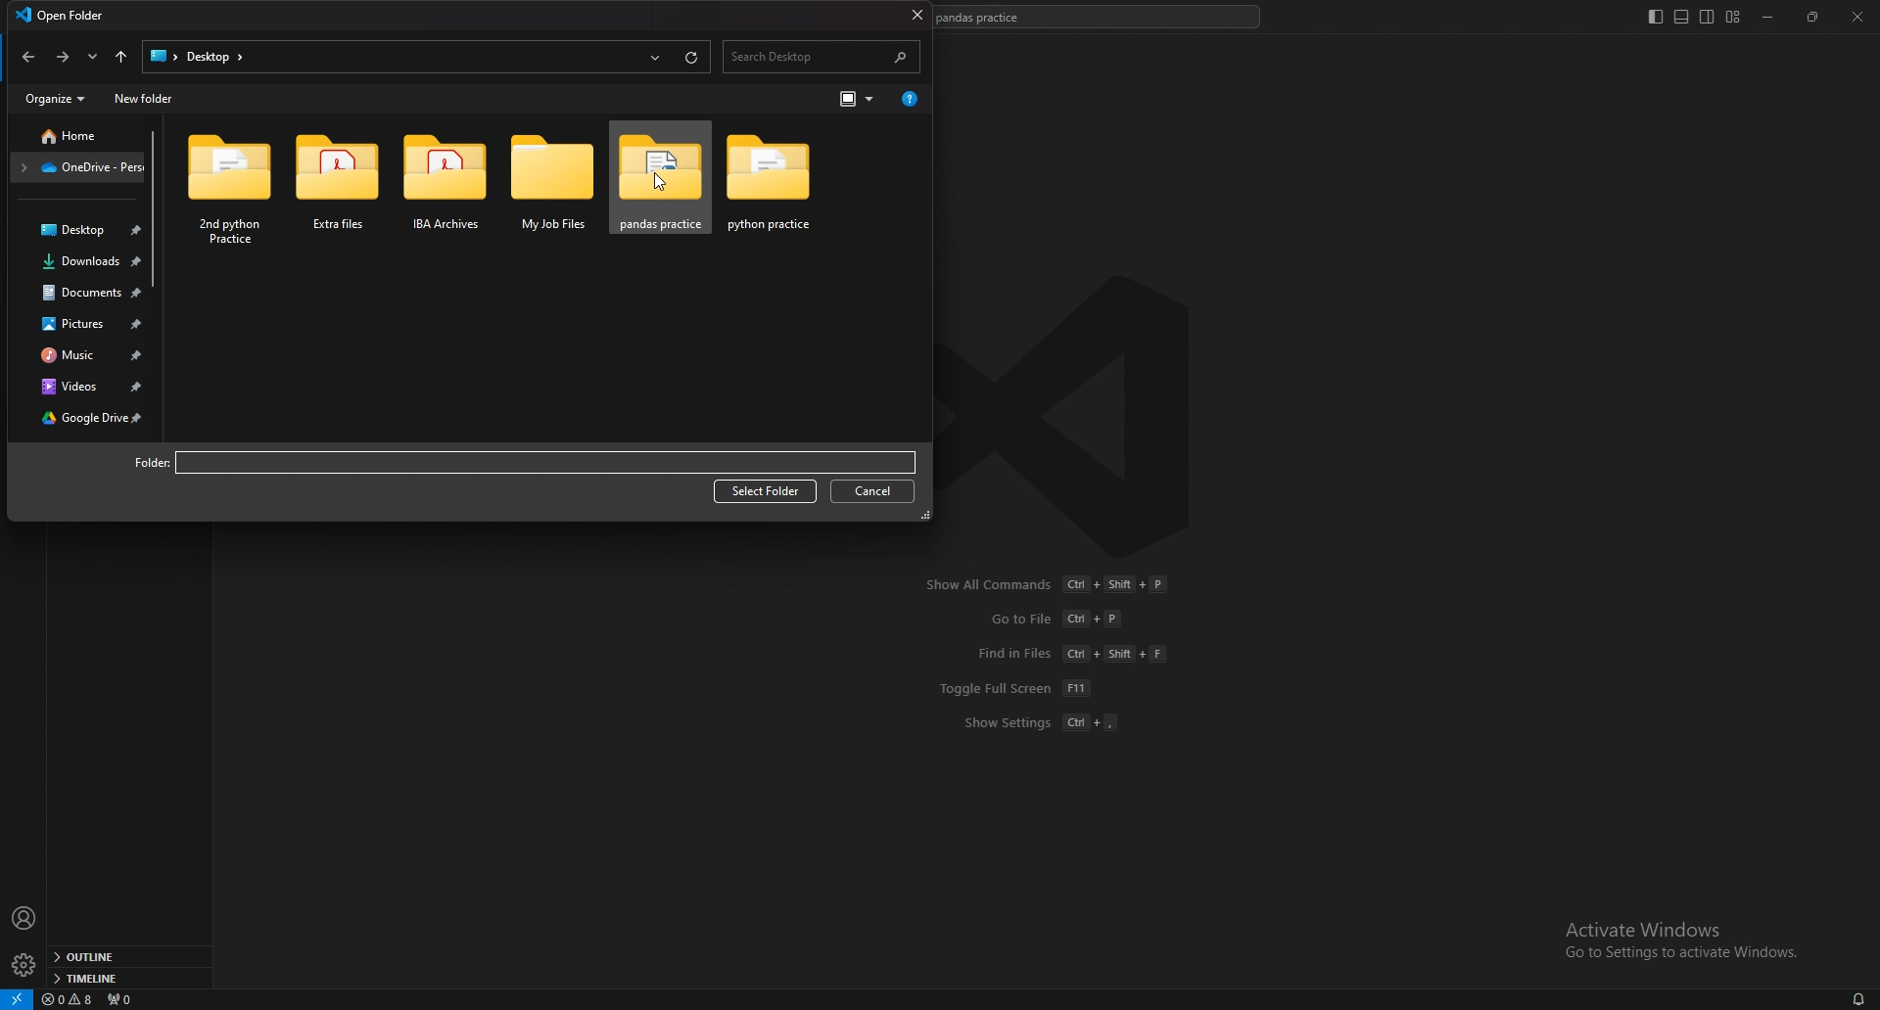 The width and height of the screenshot is (1880, 1010). Describe the element at coordinates (786, 190) in the screenshot. I see `pandas practice` at that location.